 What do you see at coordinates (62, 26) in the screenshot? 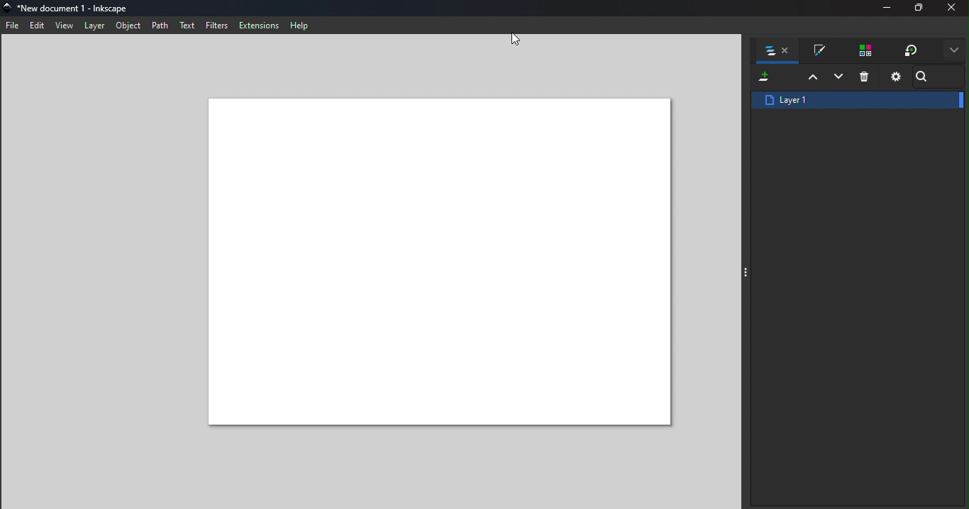
I see `View` at bounding box center [62, 26].